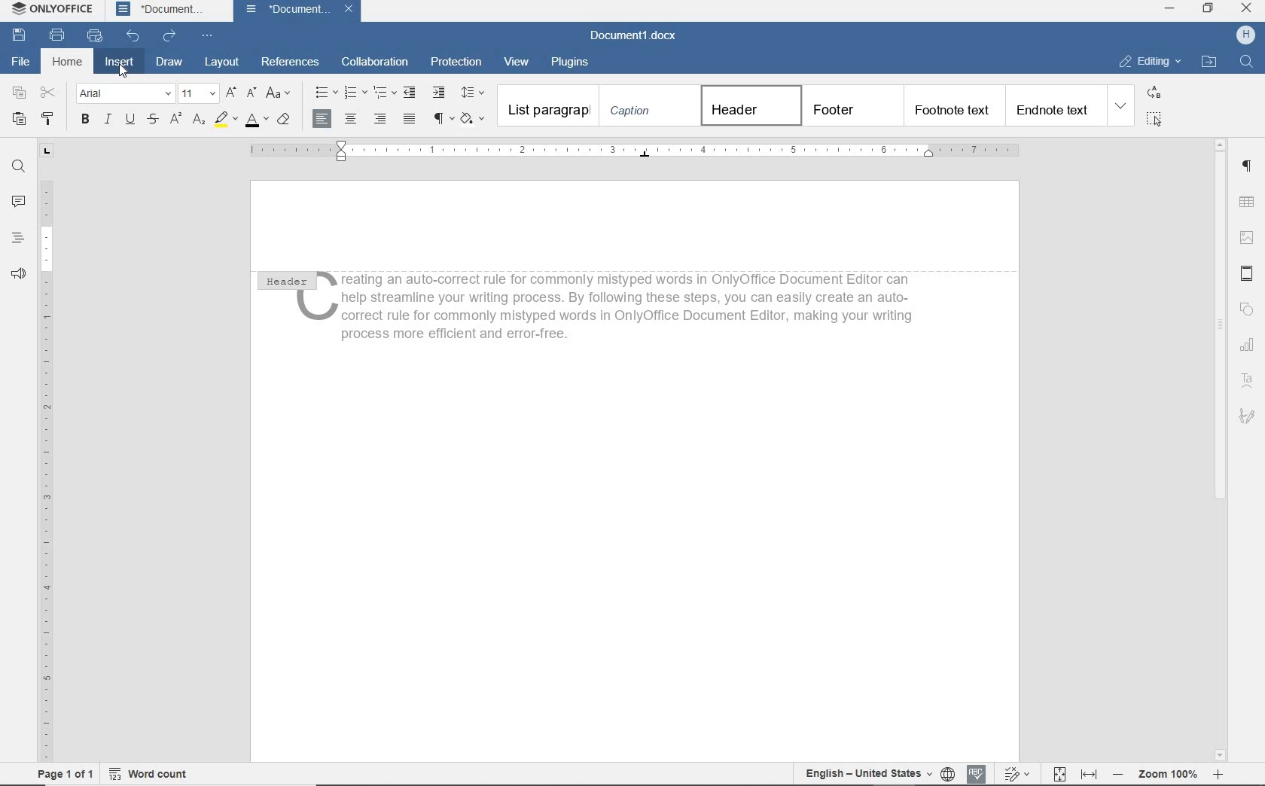 The image size is (1265, 786). Describe the element at coordinates (1155, 94) in the screenshot. I see `REPLACE` at that location.